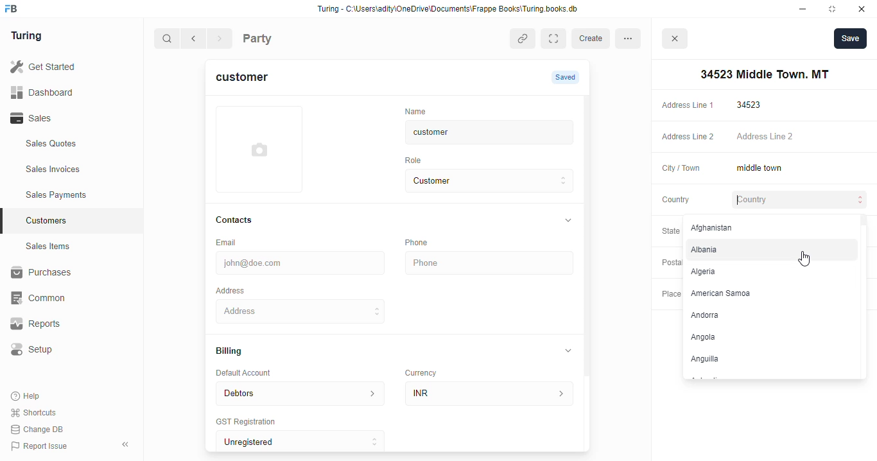 The width and height of the screenshot is (877, 461). Describe the element at coordinates (767, 295) in the screenshot. I see `American Samoa` at that location.